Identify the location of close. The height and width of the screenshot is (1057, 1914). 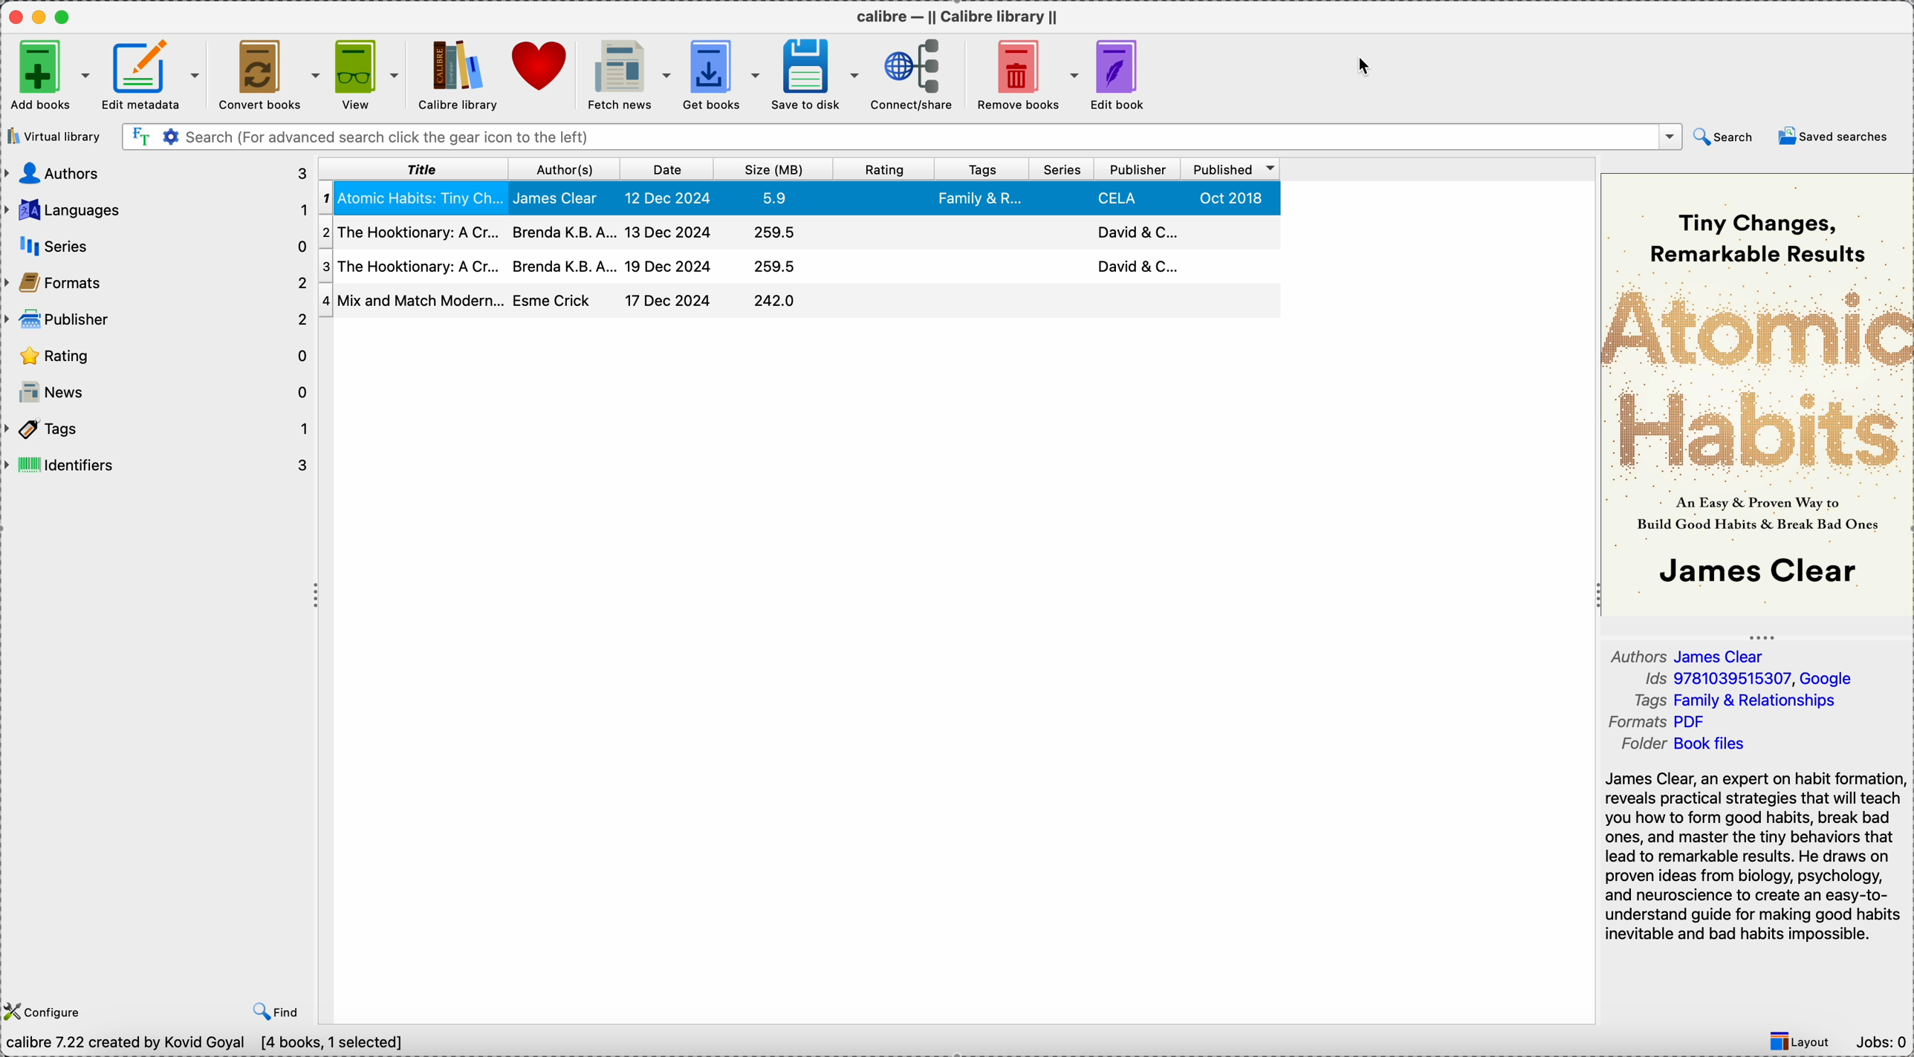
(1641, 137).